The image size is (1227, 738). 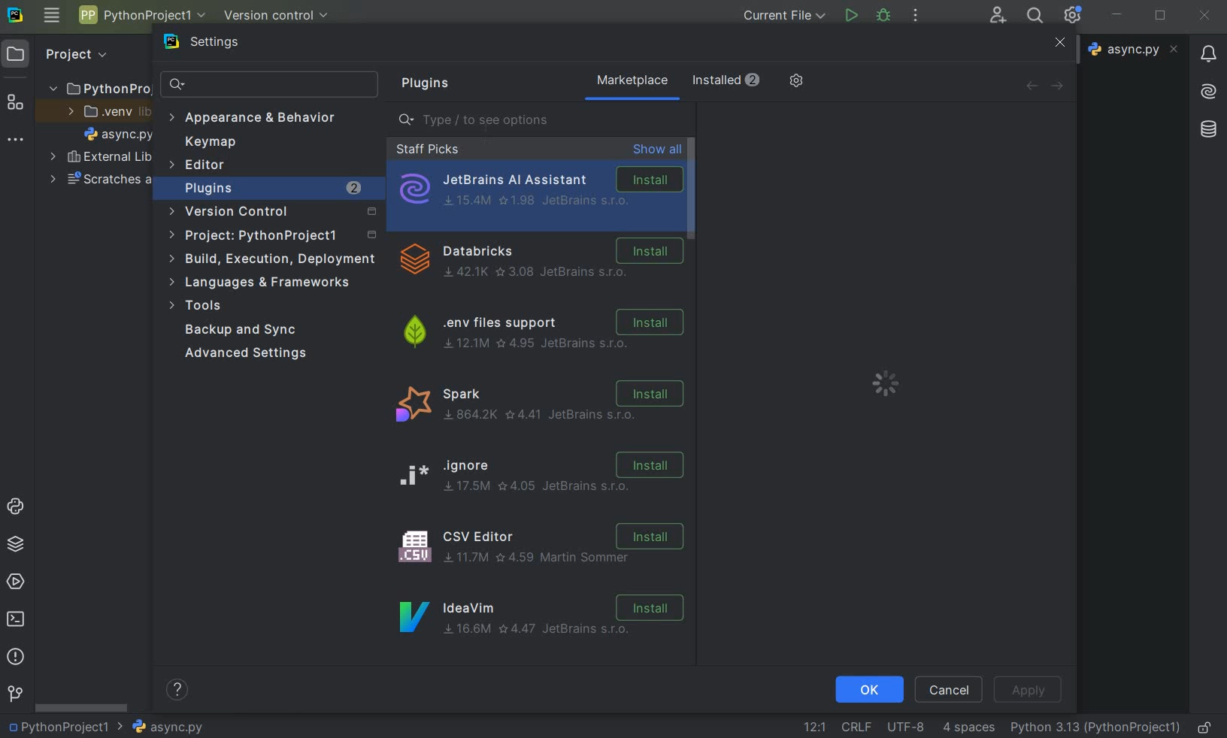 What do you see at coordinates (97, 181) in the screenshot?
I see `scratches and consoles` at bounding box center [97, 181].